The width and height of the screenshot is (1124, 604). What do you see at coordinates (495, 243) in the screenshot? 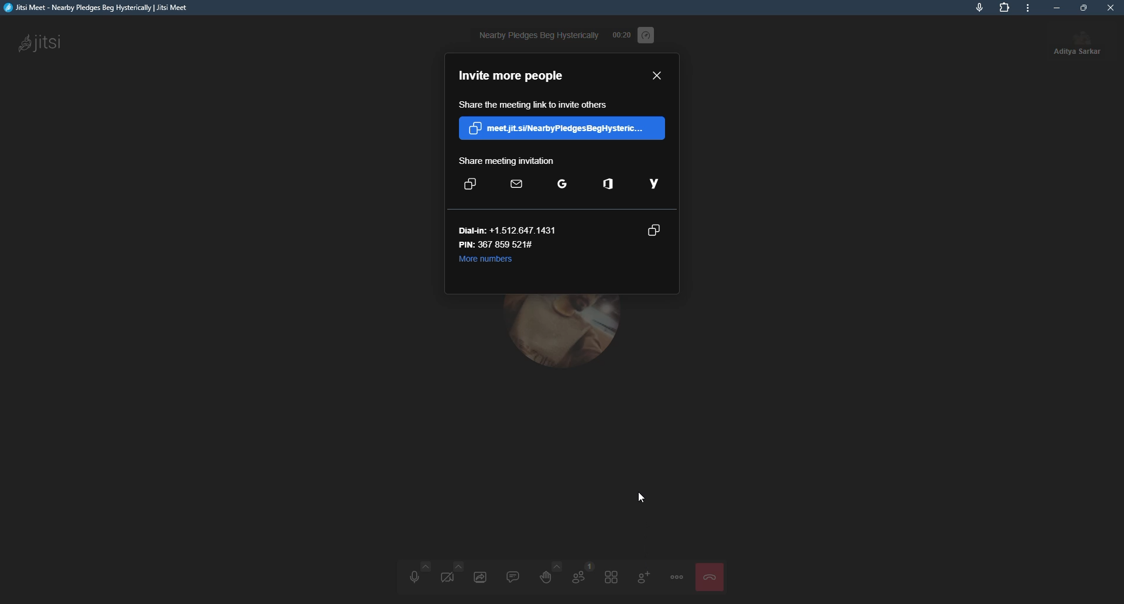
I see `pin number` at bounding box center [495, 243].